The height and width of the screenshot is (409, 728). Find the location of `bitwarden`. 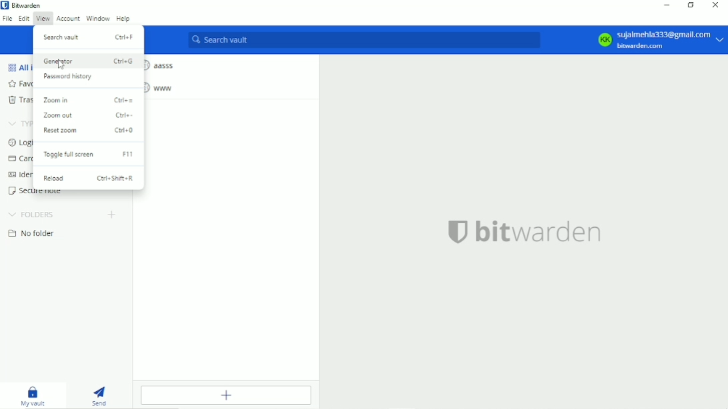

bitwarden is located at coordinates (524, 230).